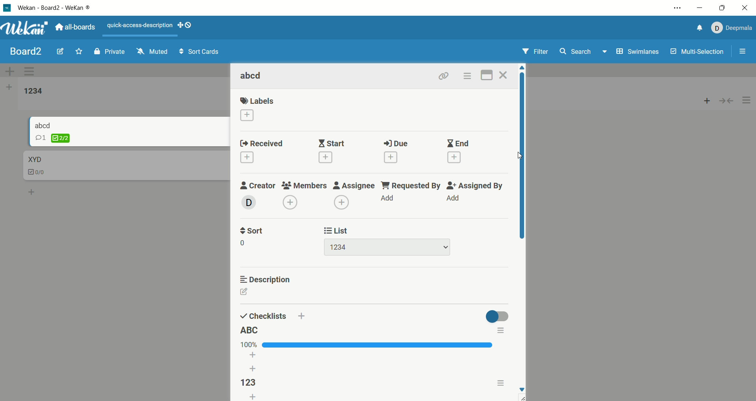 The height and width of the screenshot is (401, 756). Describe the element at coordinates (495, 315) in the screenshot. I see `toggle button` at that location.